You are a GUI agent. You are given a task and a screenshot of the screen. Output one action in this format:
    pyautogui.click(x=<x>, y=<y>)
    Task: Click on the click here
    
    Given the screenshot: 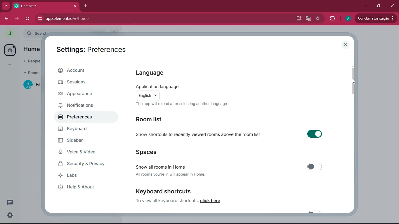 What is the action you would take?
    pyautogui.click(x=212, y=201)
    